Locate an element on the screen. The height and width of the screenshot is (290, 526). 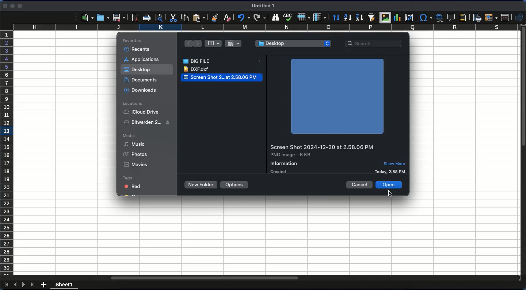
finder is located at coordinates (275, 17).